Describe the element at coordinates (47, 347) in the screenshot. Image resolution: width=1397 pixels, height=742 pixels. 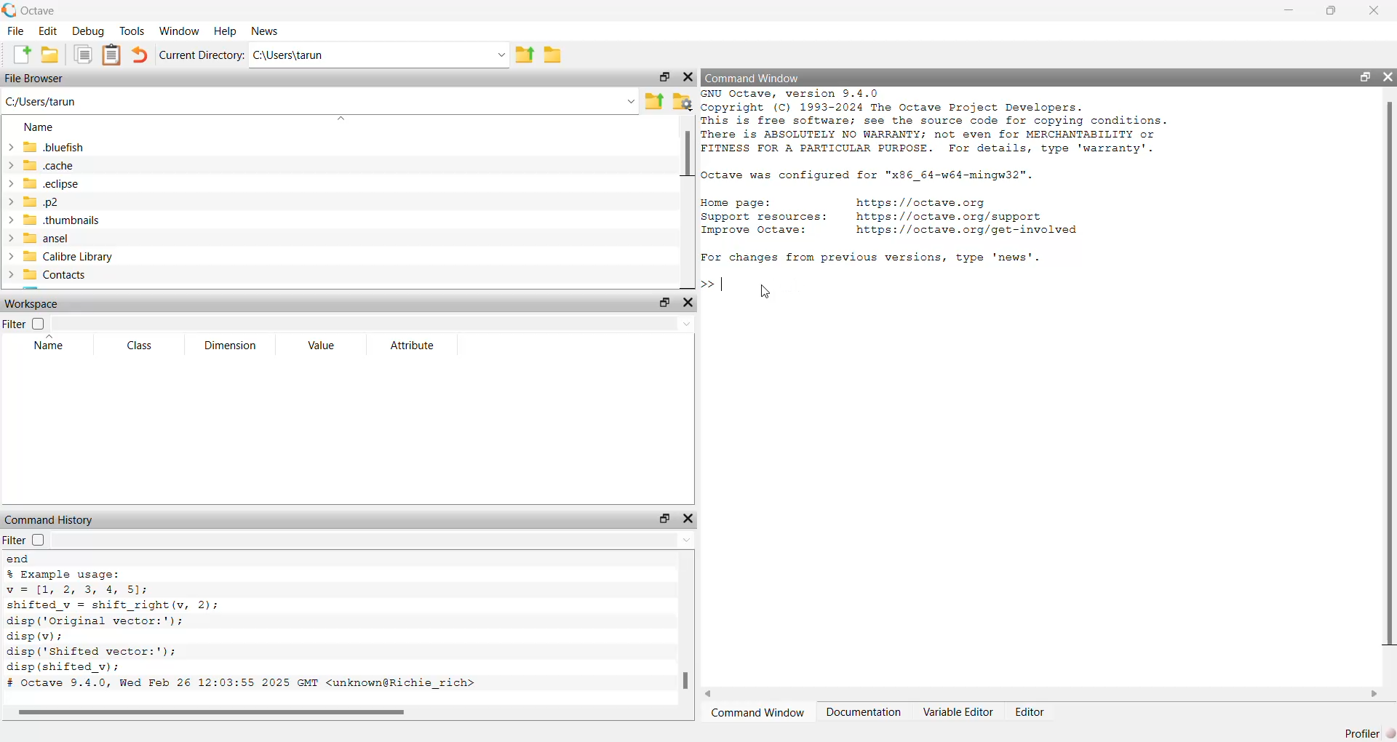
I see `name` at that location.